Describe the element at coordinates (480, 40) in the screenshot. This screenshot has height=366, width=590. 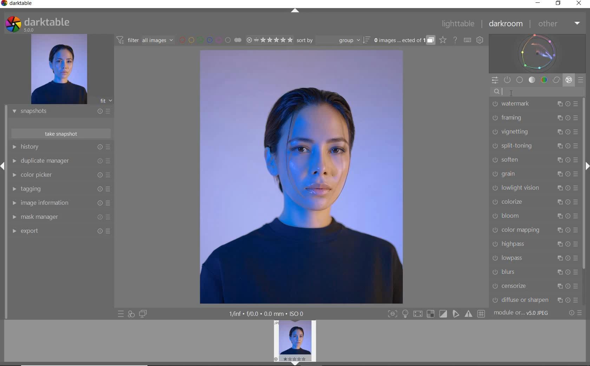
I see `SHOW GLOBAL PREFERENCES` at that location.